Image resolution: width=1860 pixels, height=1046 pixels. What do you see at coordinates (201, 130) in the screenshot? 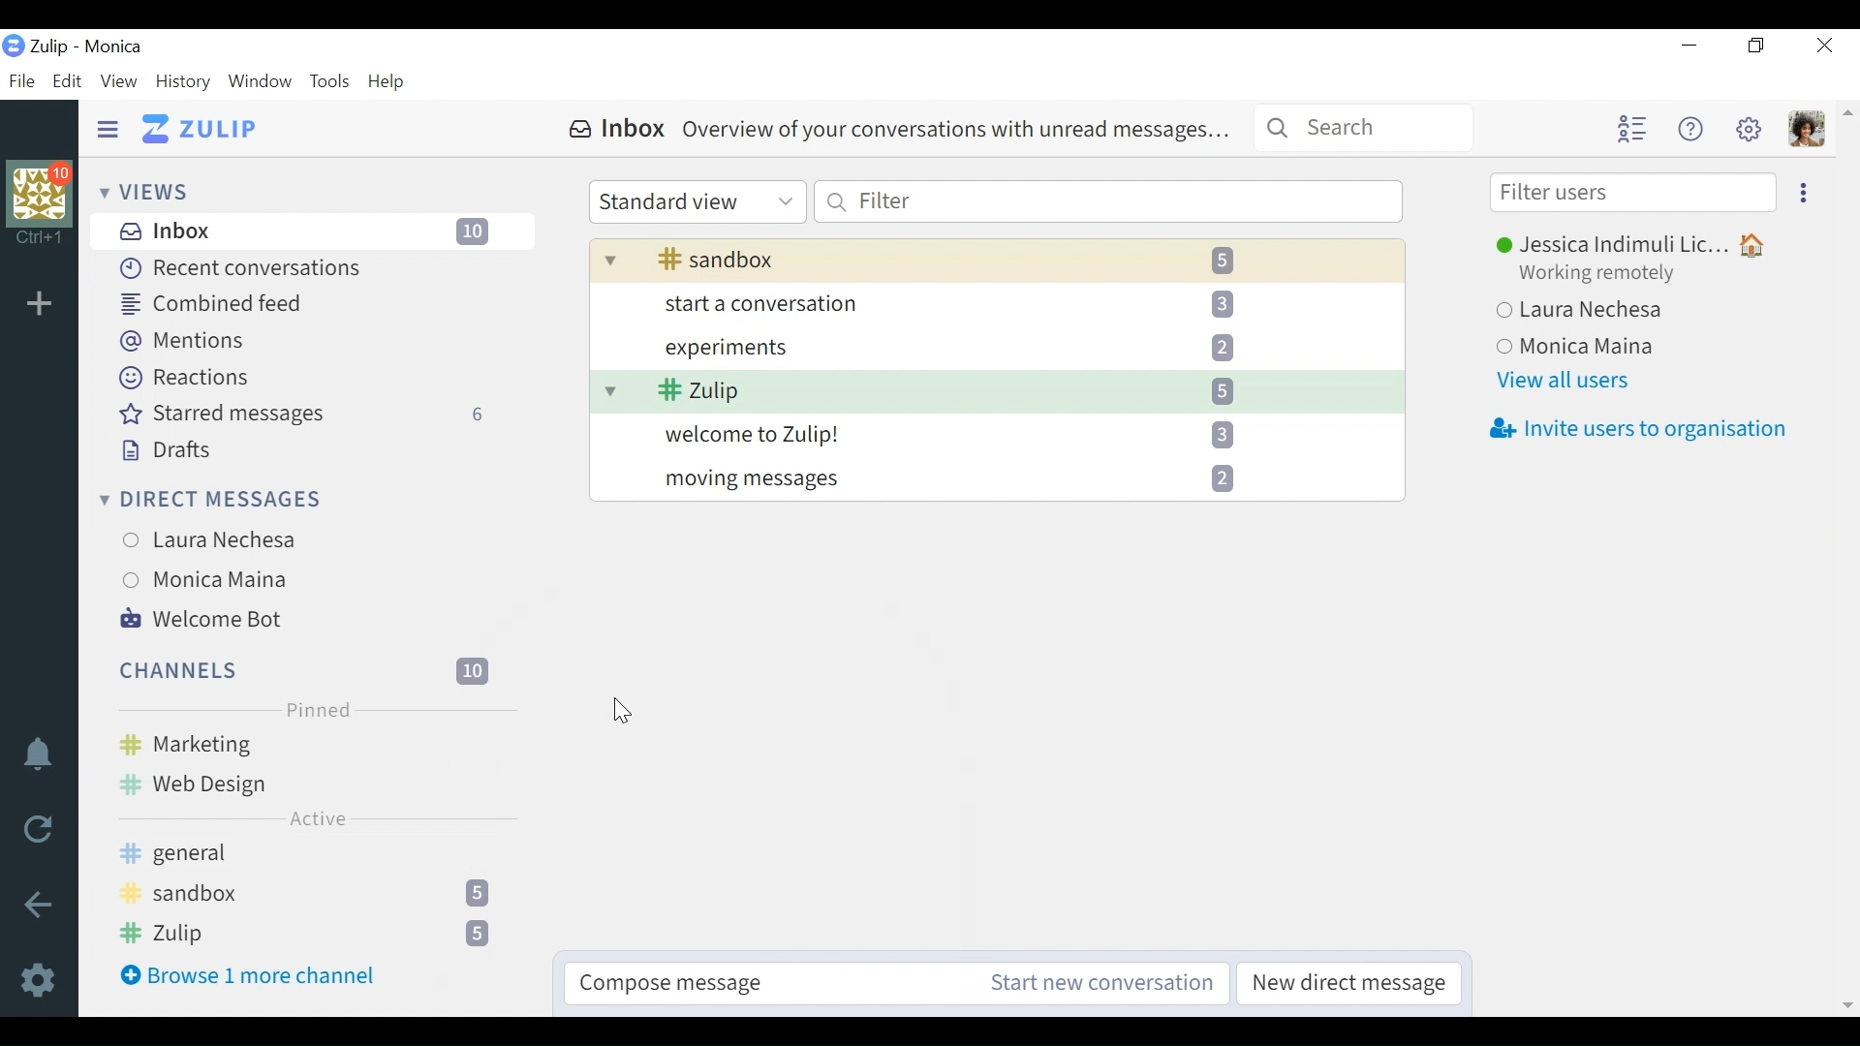
I see `Zulip` at bounding box center [201, 130].